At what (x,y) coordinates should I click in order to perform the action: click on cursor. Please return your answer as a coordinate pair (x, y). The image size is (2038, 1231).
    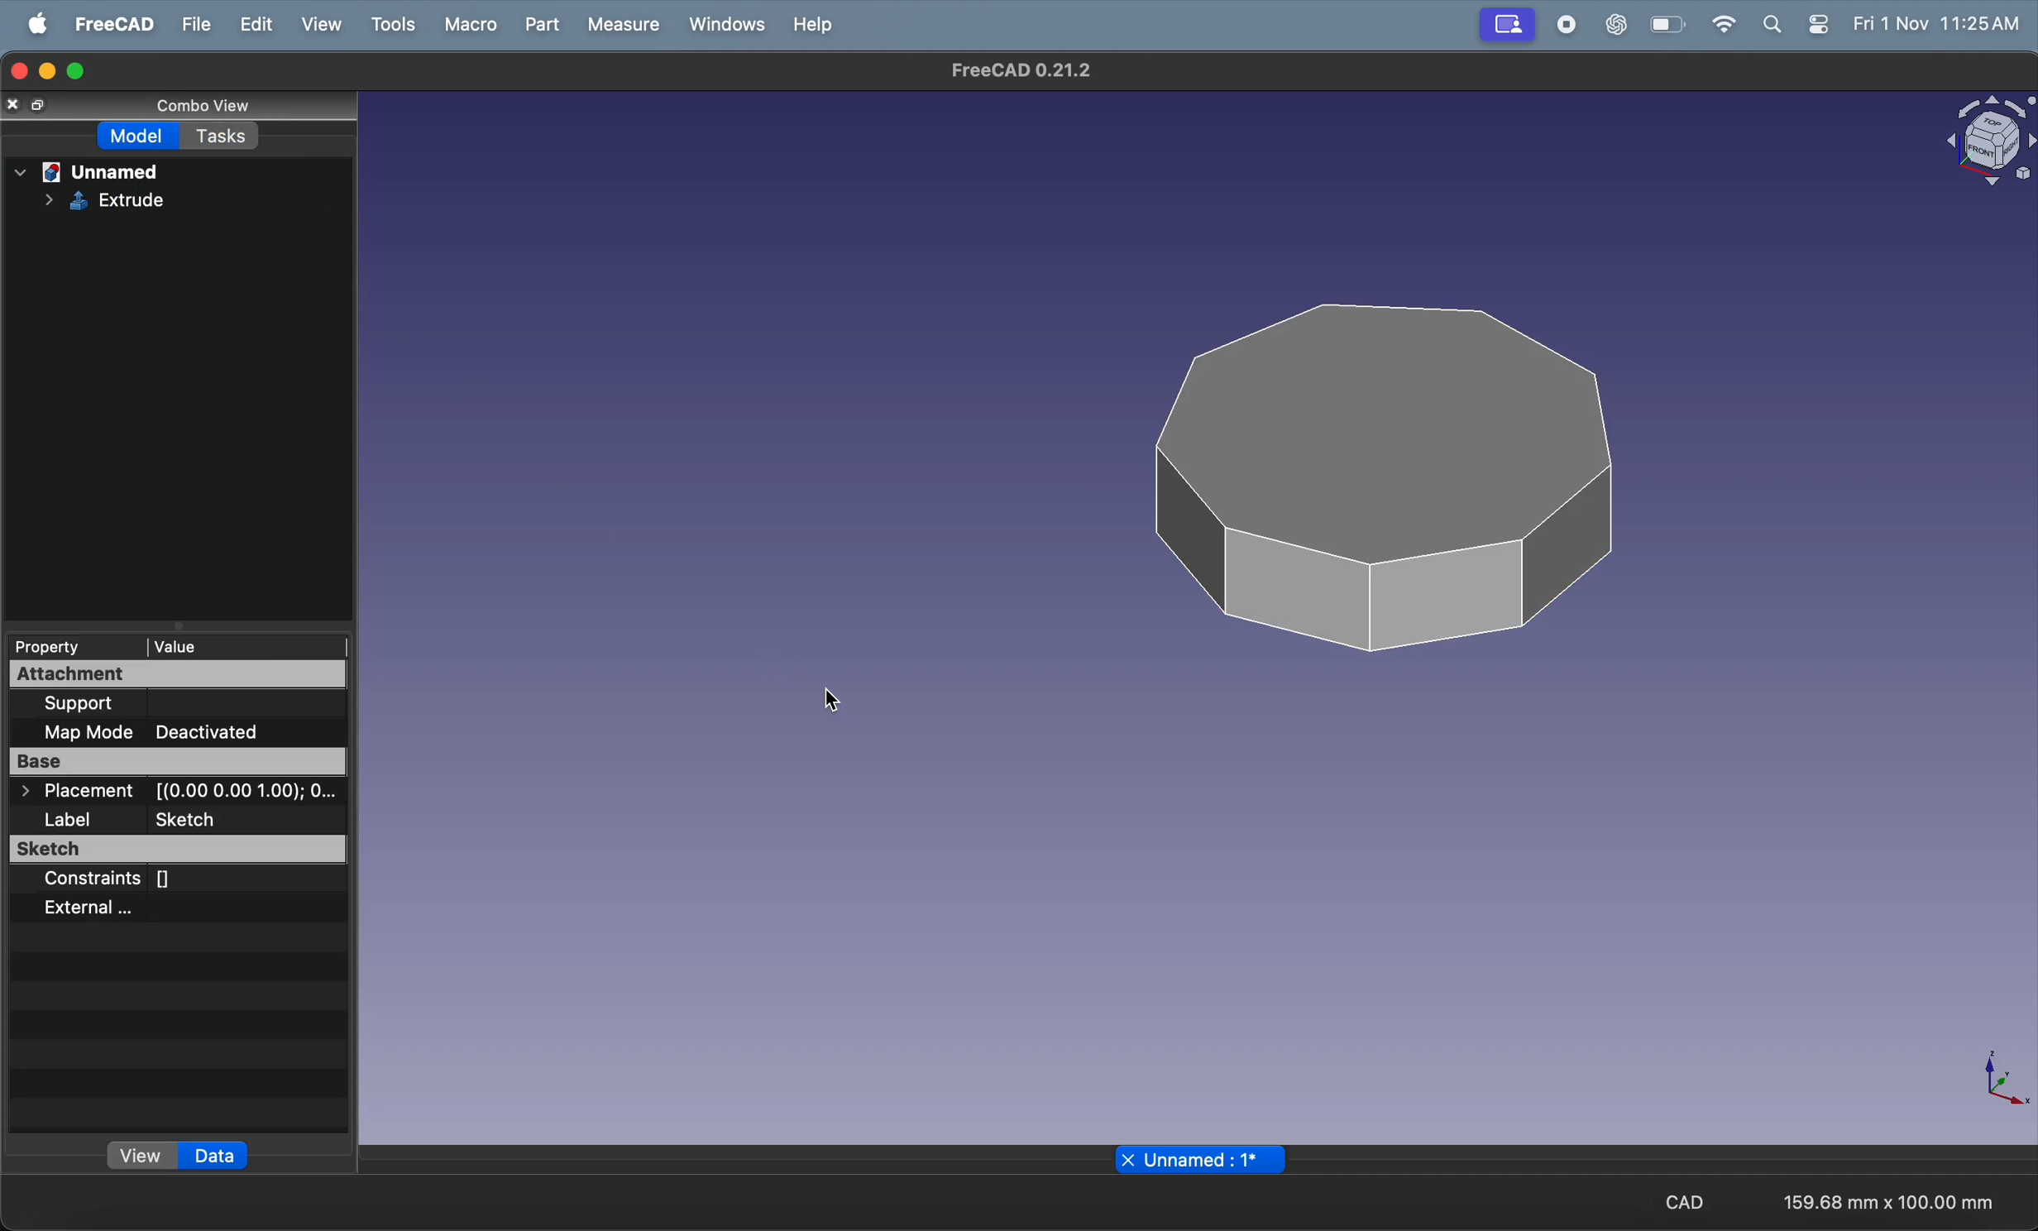
    Looking at the image, I should click on (832, 703).